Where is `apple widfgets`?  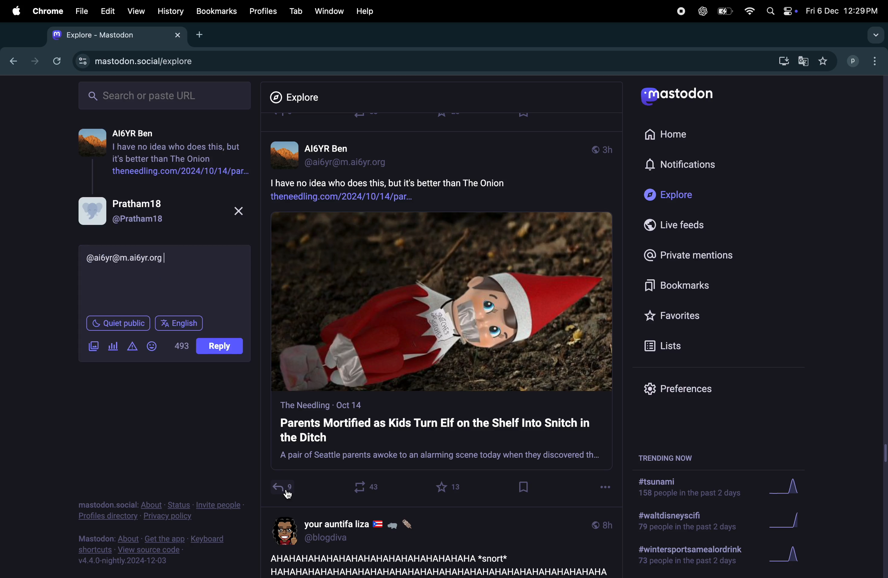 apple widfgets is located at coordinates (780, 9).